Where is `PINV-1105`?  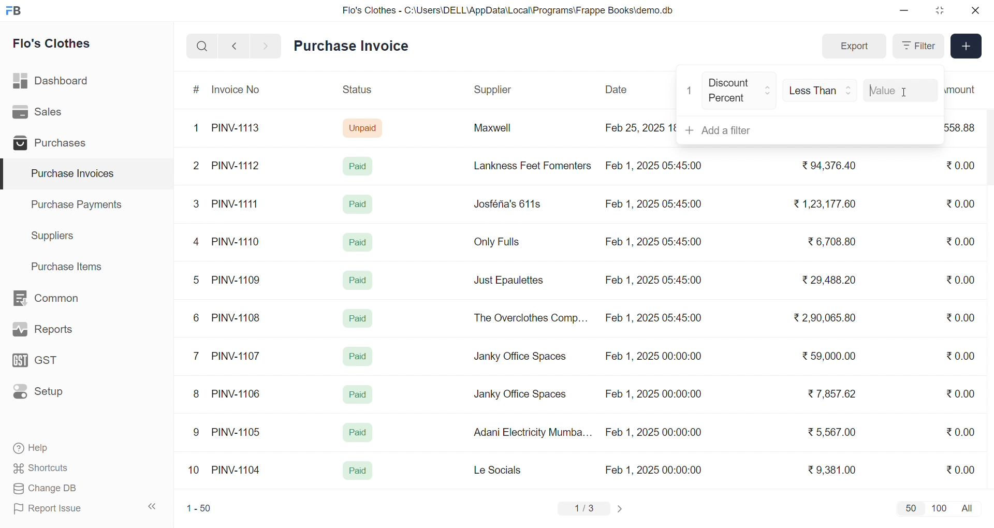
PINV-1105 is located at coordinates (238, 432).